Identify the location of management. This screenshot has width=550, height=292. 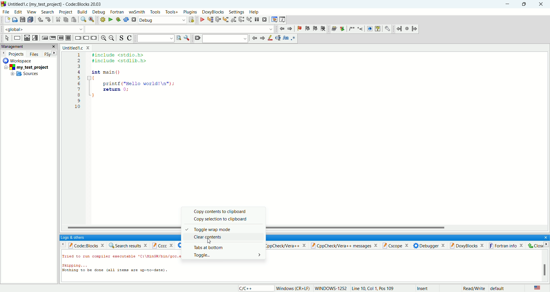
(28, 46).